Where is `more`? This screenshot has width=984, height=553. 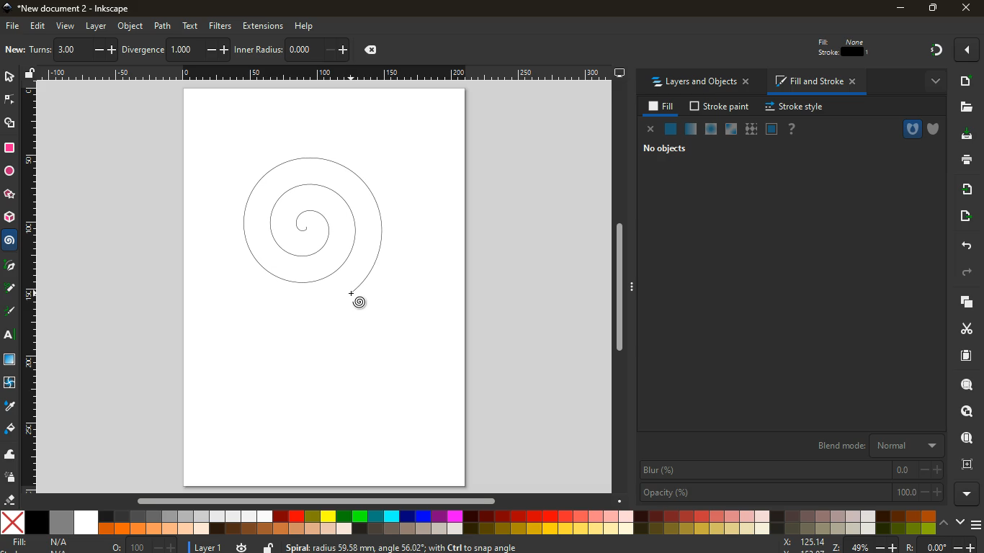 more is located at coordinates (932, 83).